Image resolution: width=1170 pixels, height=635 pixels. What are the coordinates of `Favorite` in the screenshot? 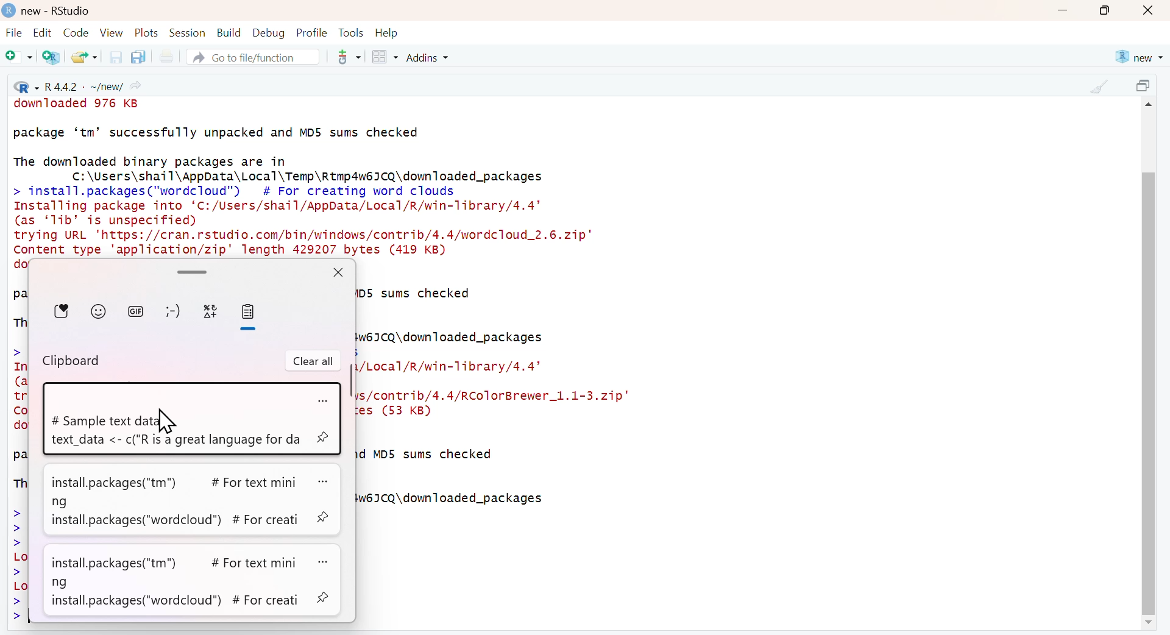 It's located at (63, 311).